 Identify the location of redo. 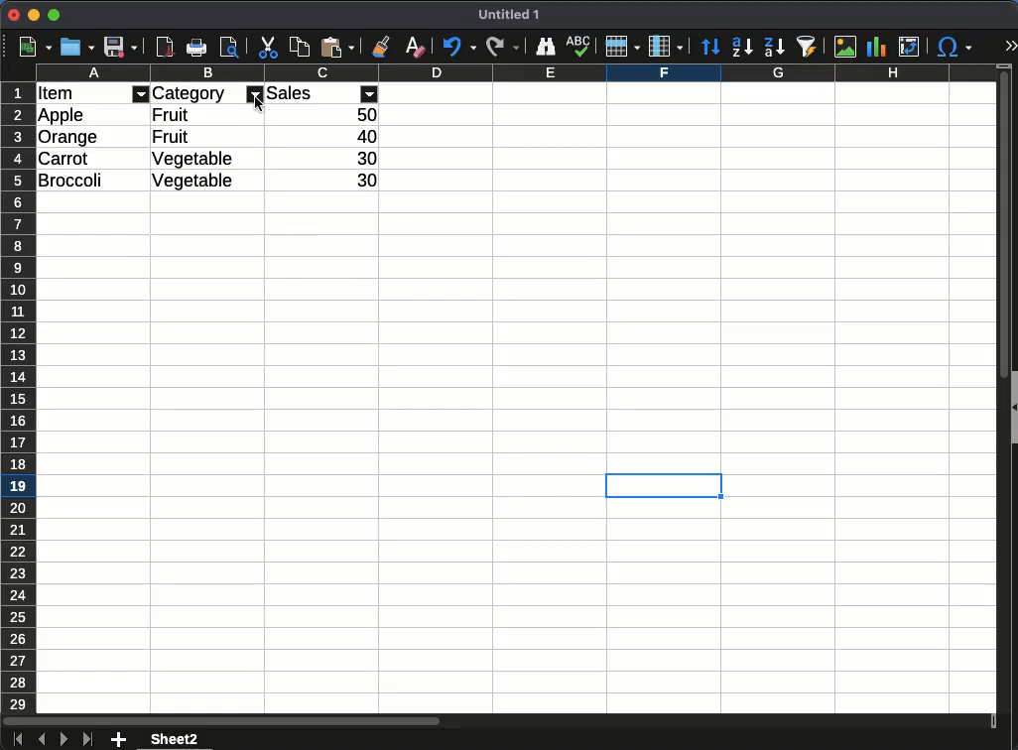
(502, 48).